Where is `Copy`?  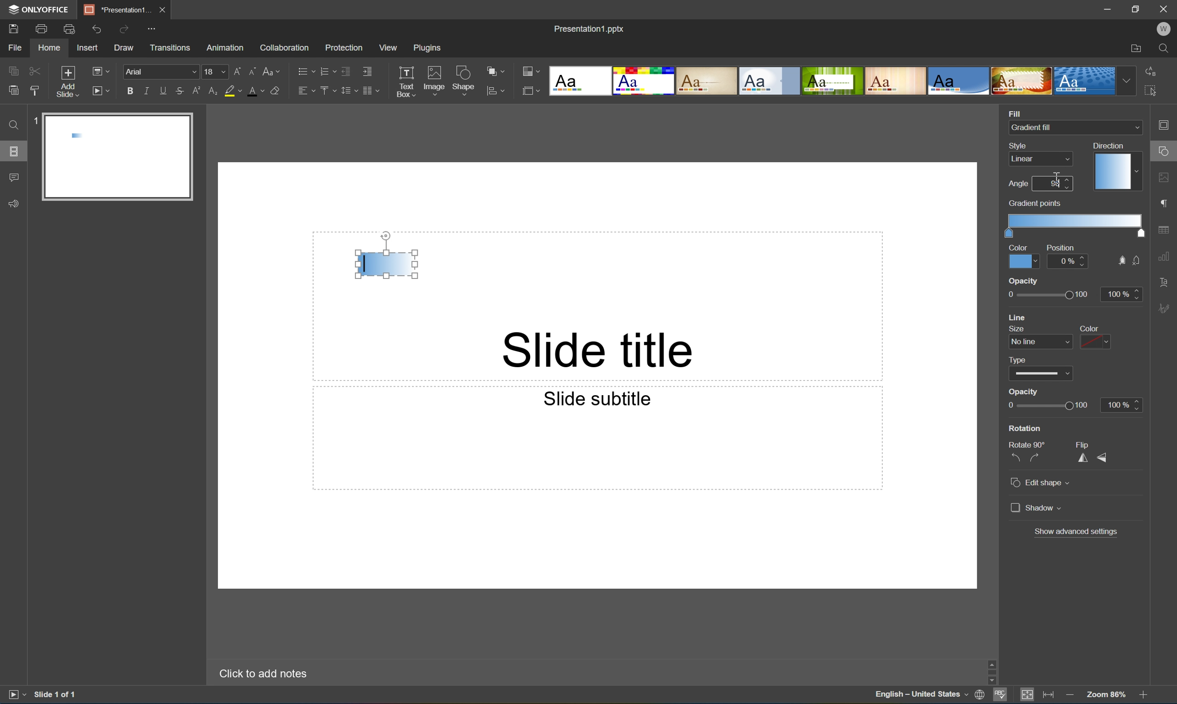
Copy is located at coordinates (13, 70).